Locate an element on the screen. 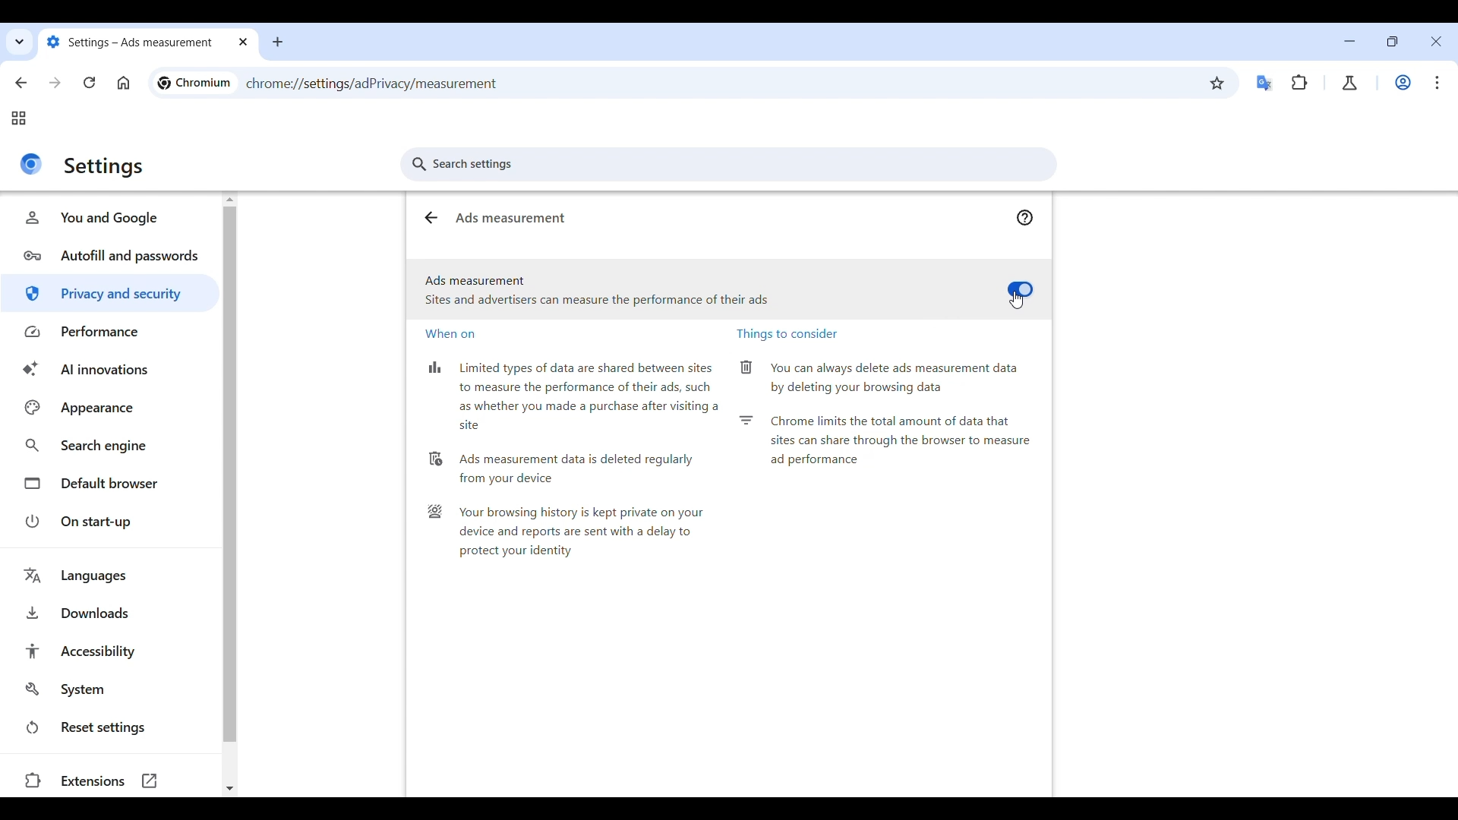 The height and width of the screenshot is (820, 1458). Default browser is located at coordinates (109, 484).